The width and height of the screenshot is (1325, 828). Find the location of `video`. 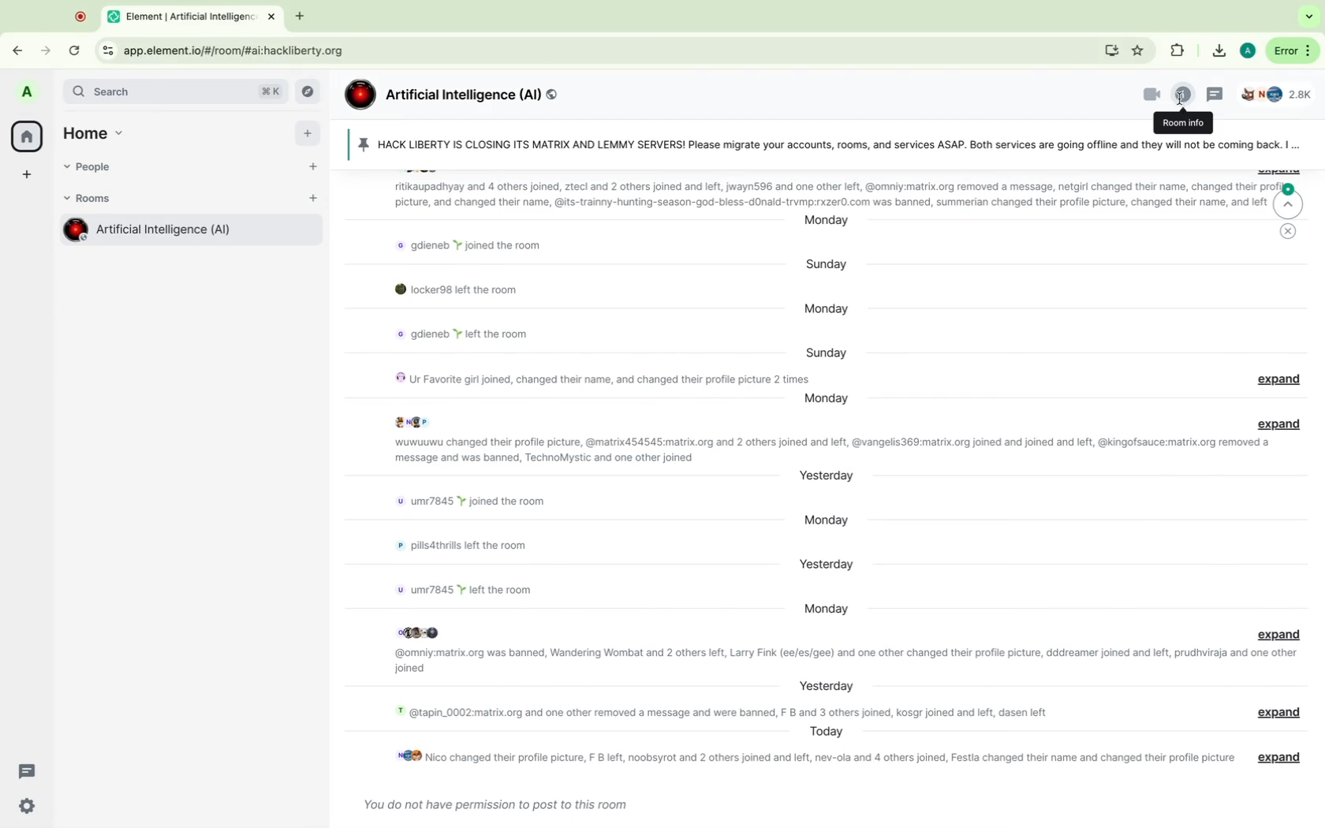

video is located at coordinates (1143, 95).